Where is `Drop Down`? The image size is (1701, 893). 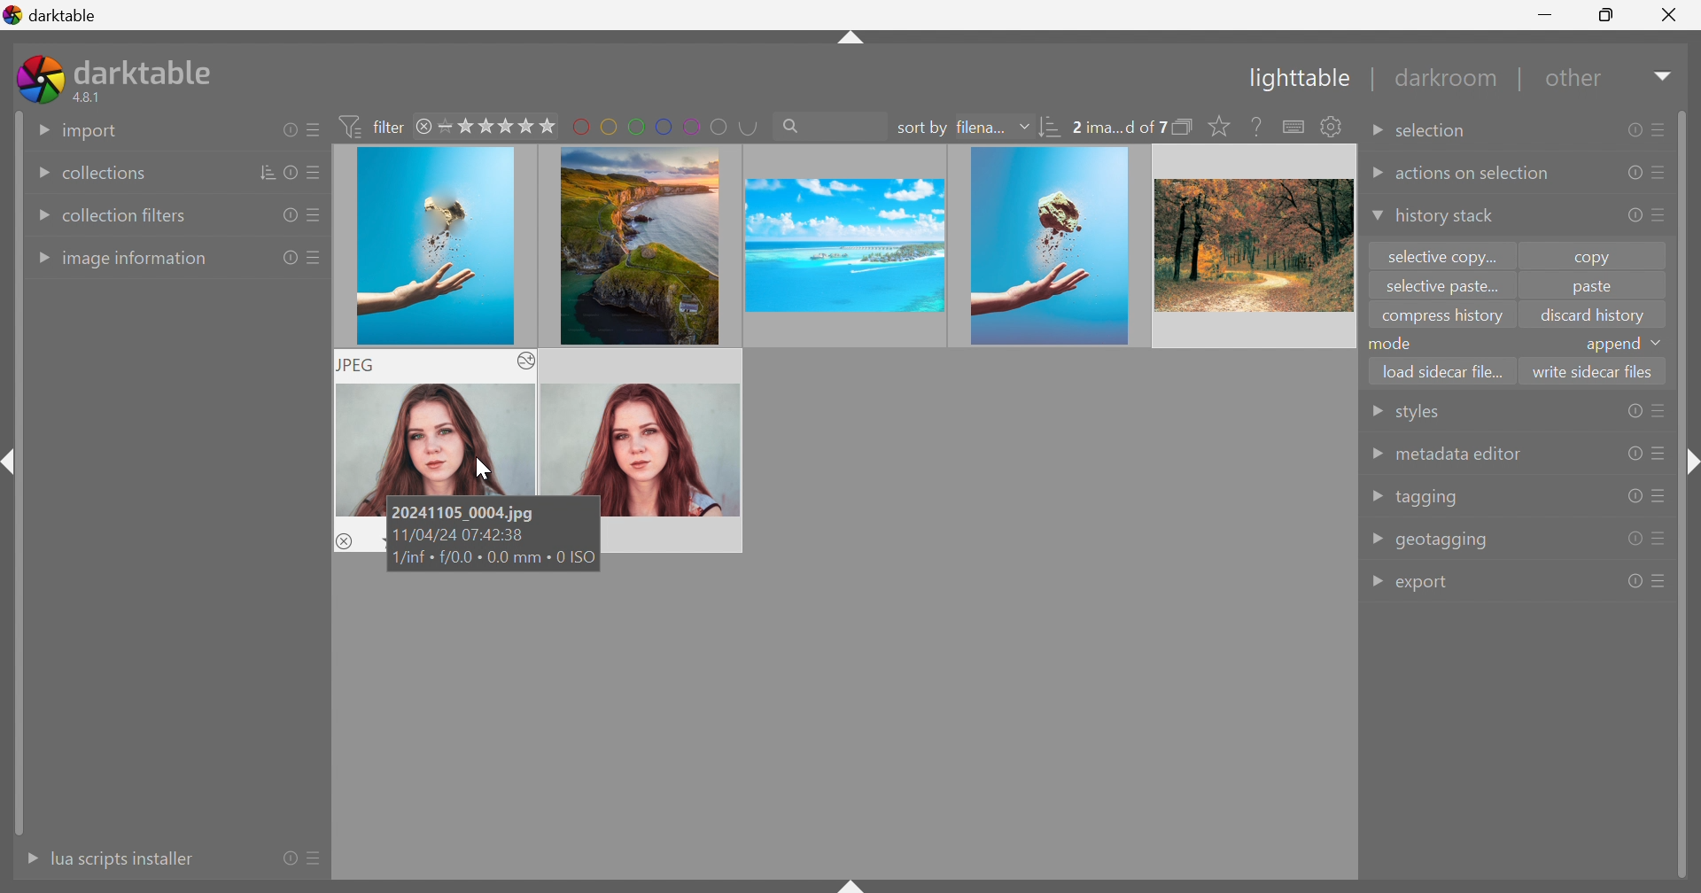 Drop Down is located at coordinates (40, 259).